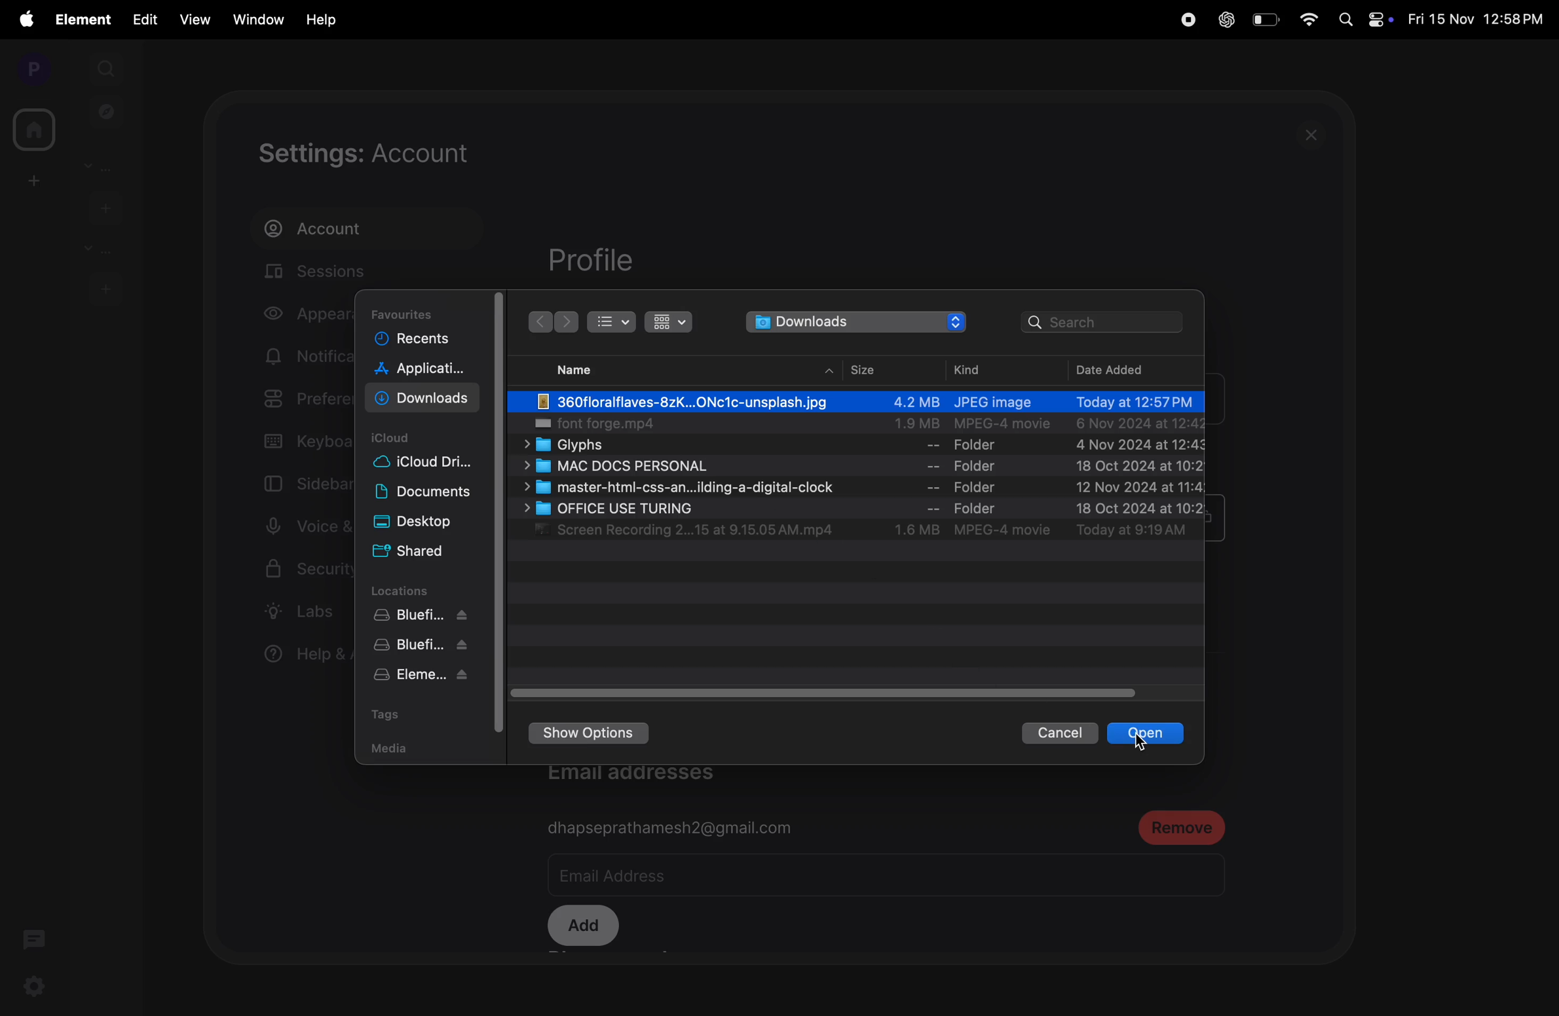 This screenshot has height=1016, width=1559. I want to click on add people, so click(103, 206).